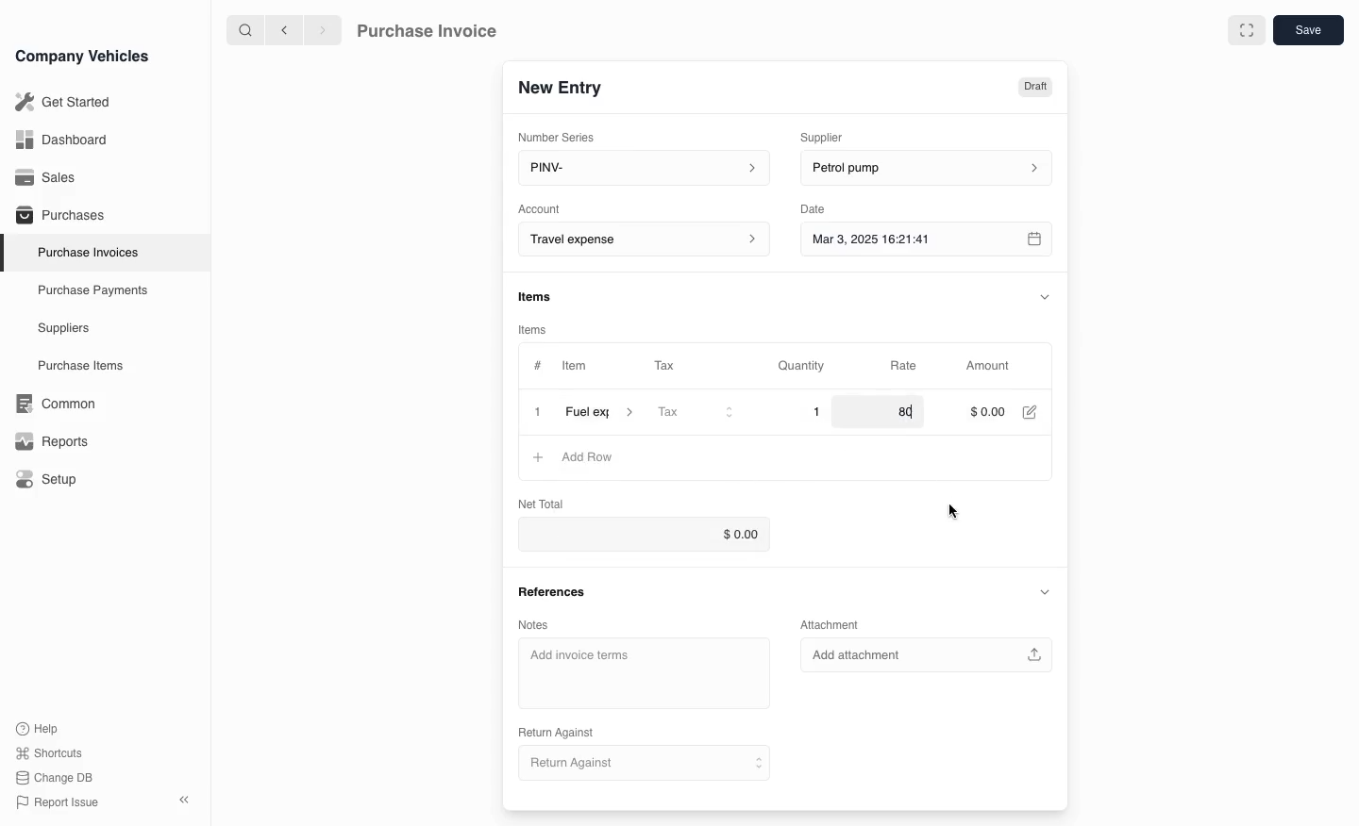  I want to click on $80.00, so click(898, 412).